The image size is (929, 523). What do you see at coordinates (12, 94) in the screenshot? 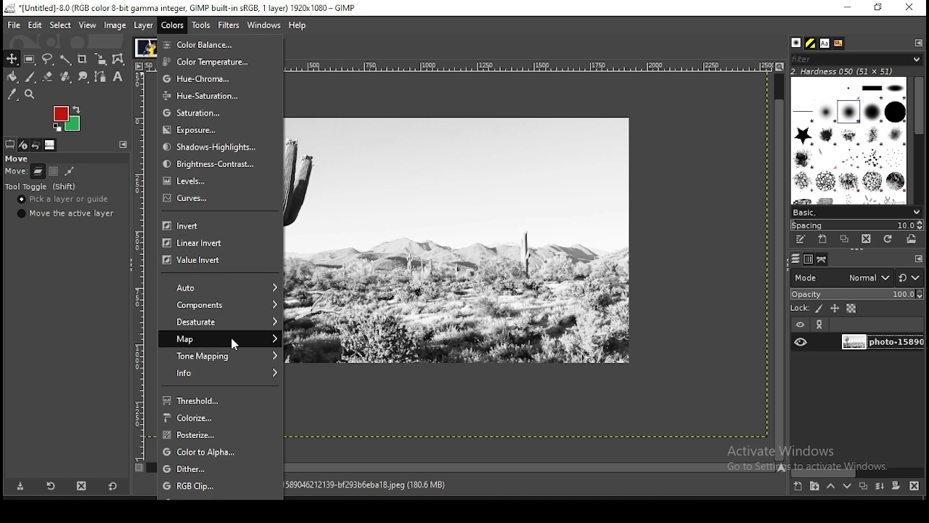
I see `color picker tool` at bounding box center [12, 94].